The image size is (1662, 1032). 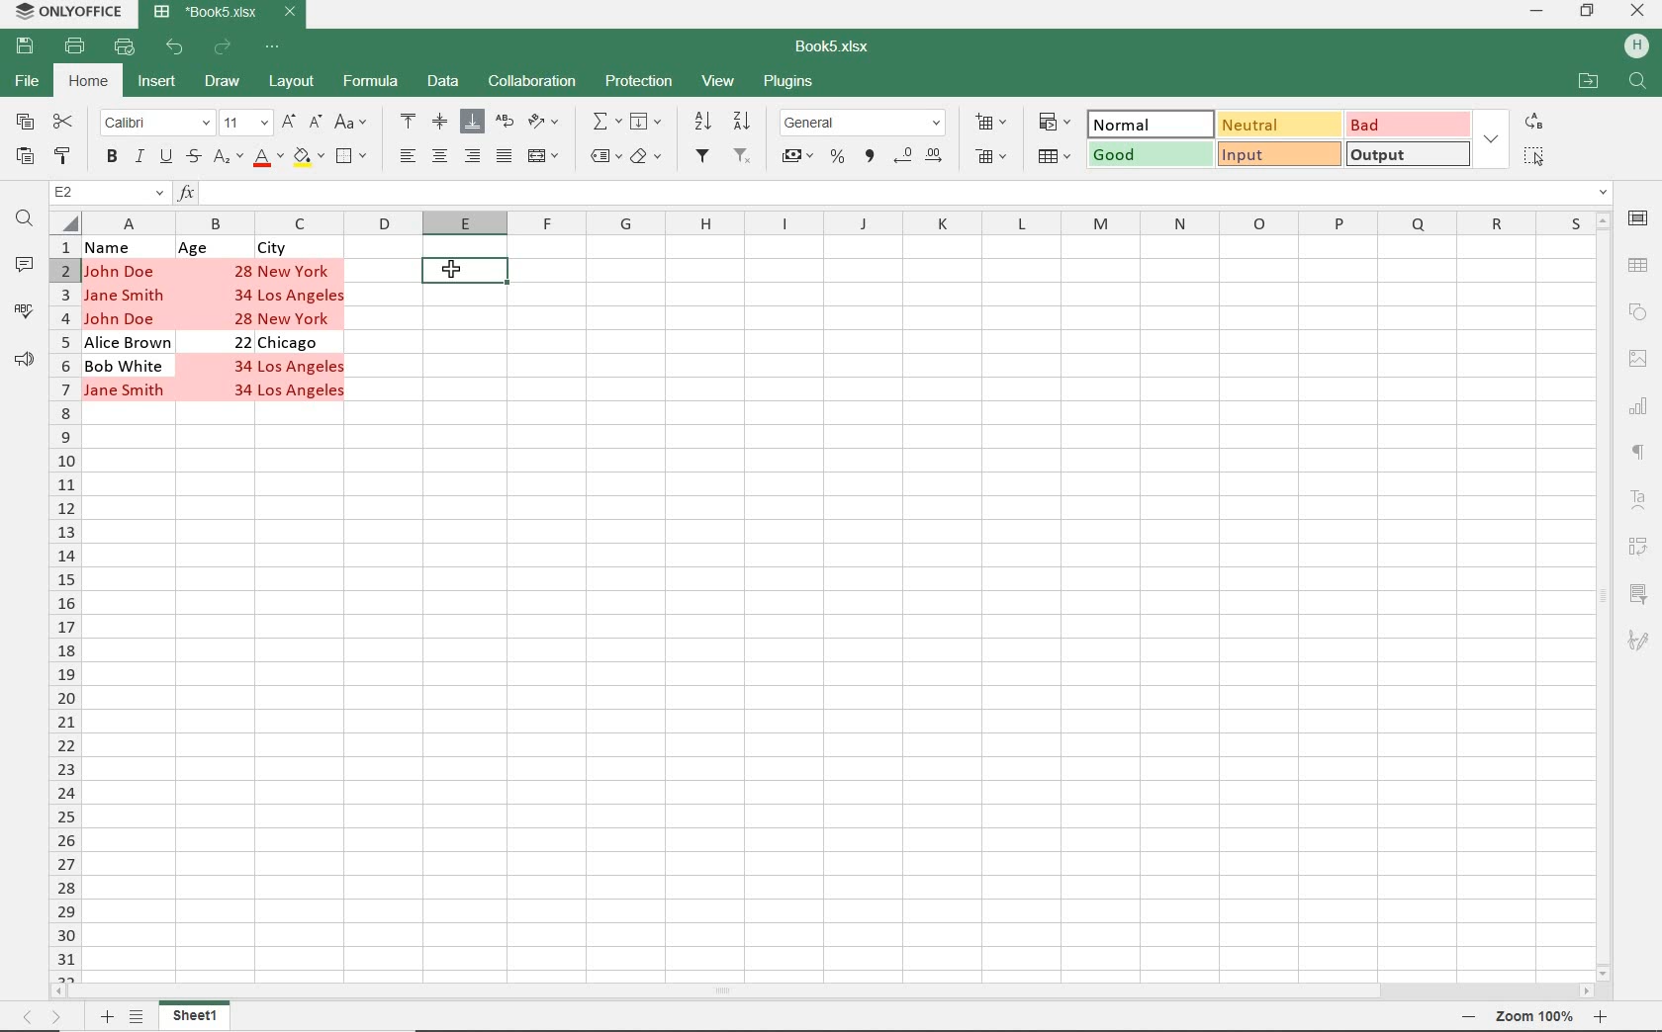 I want to click on TABLE, so click(x=1637, y=262).